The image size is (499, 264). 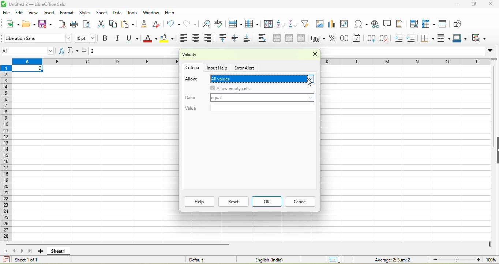 What do you see at coordinates (309, 83) in the screenshot?
I see `cursor movement` at bounding box center [309, 83].